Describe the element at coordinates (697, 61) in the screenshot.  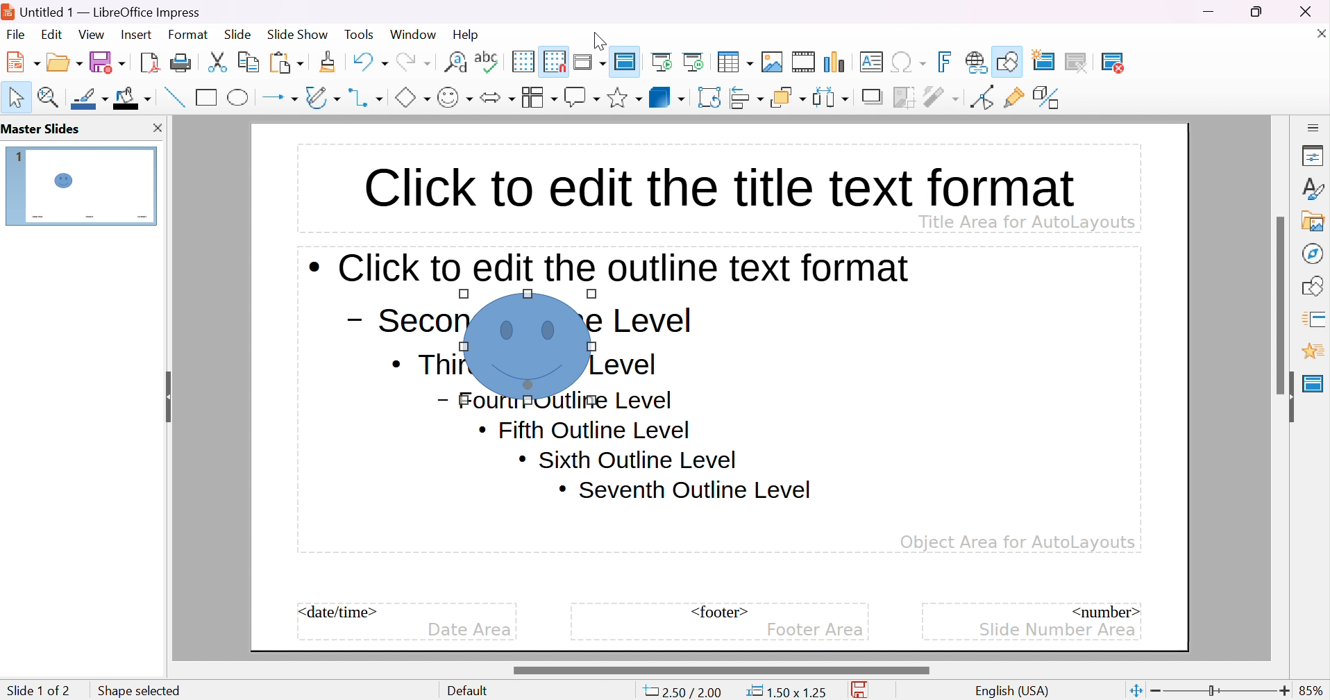
I see `start from current slide` at that location.